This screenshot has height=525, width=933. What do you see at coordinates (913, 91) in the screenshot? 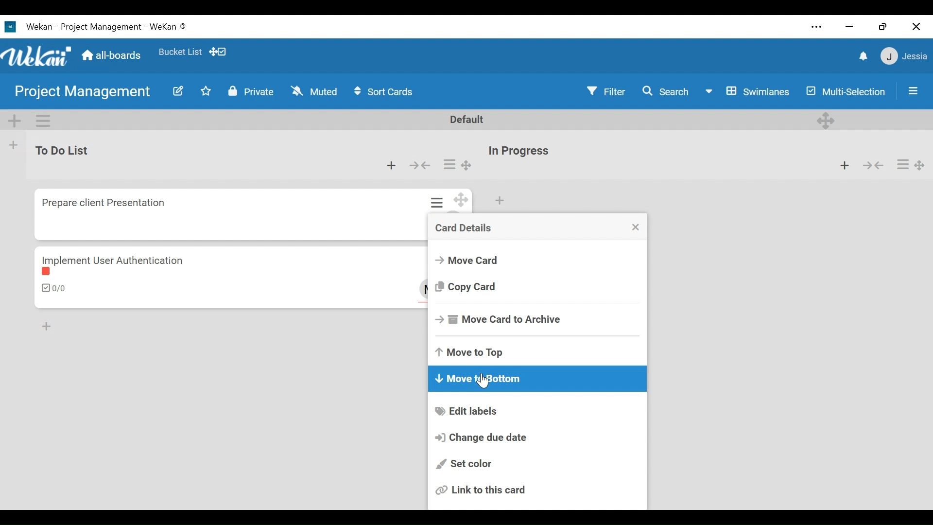
I see `Open/Close Sidebar` at bounding box center [913, 91].